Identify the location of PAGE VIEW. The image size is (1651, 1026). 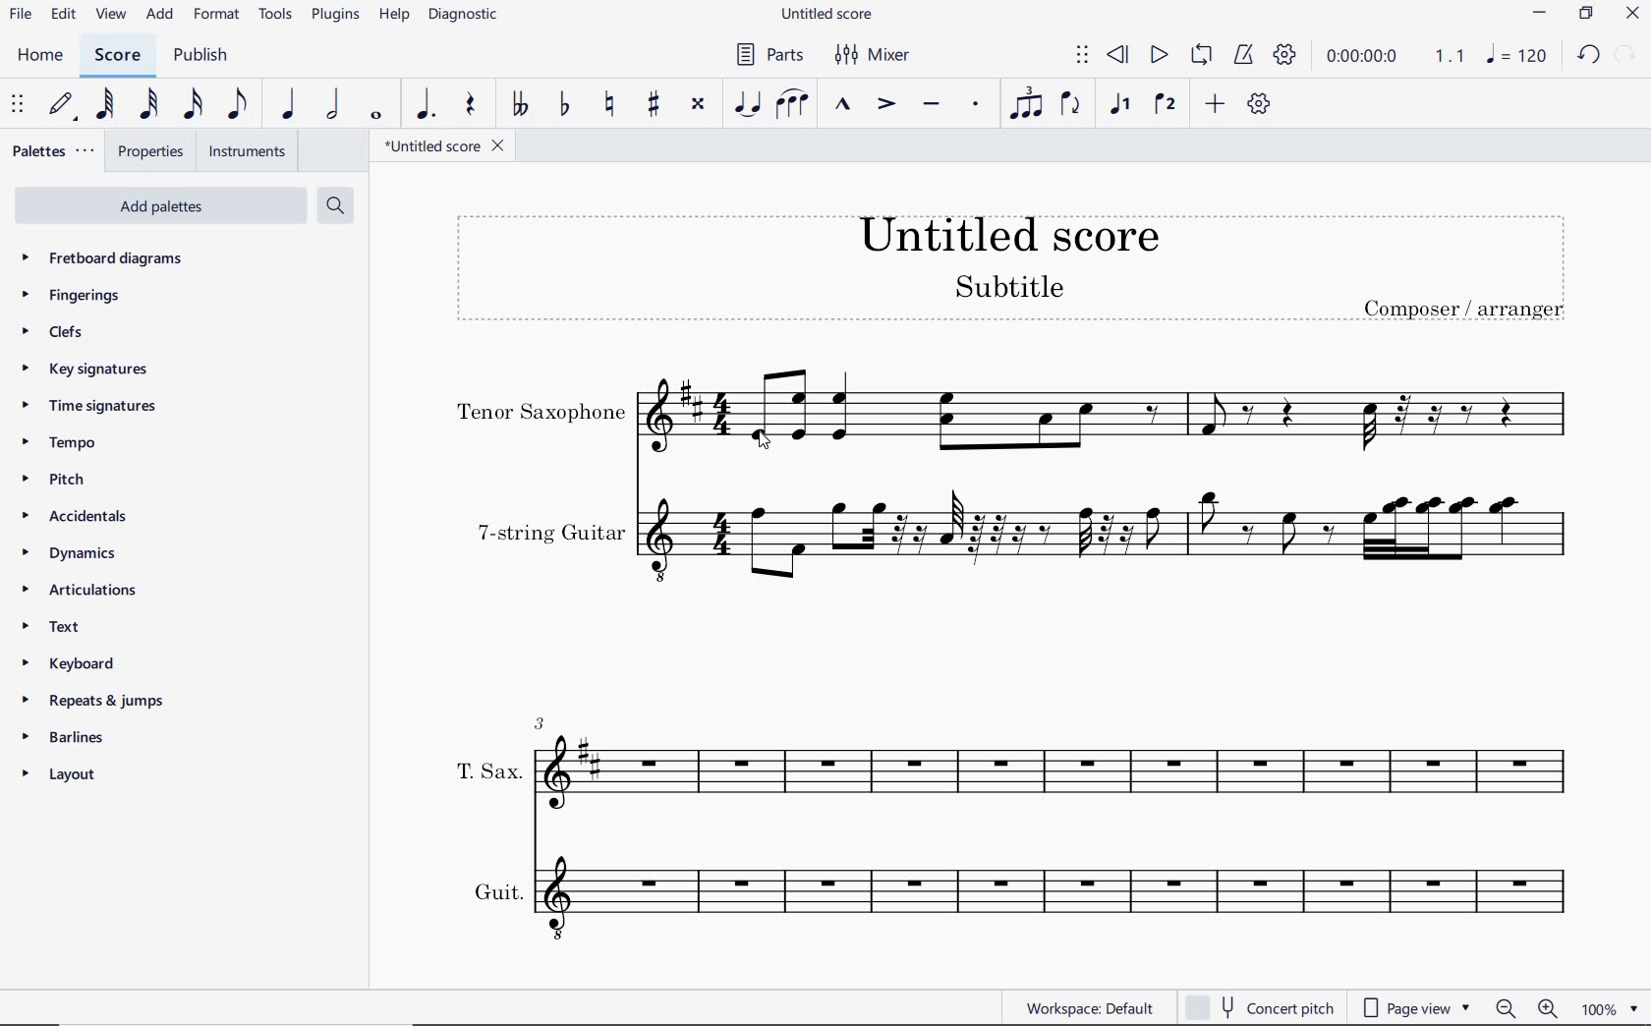
(1416, 1006).